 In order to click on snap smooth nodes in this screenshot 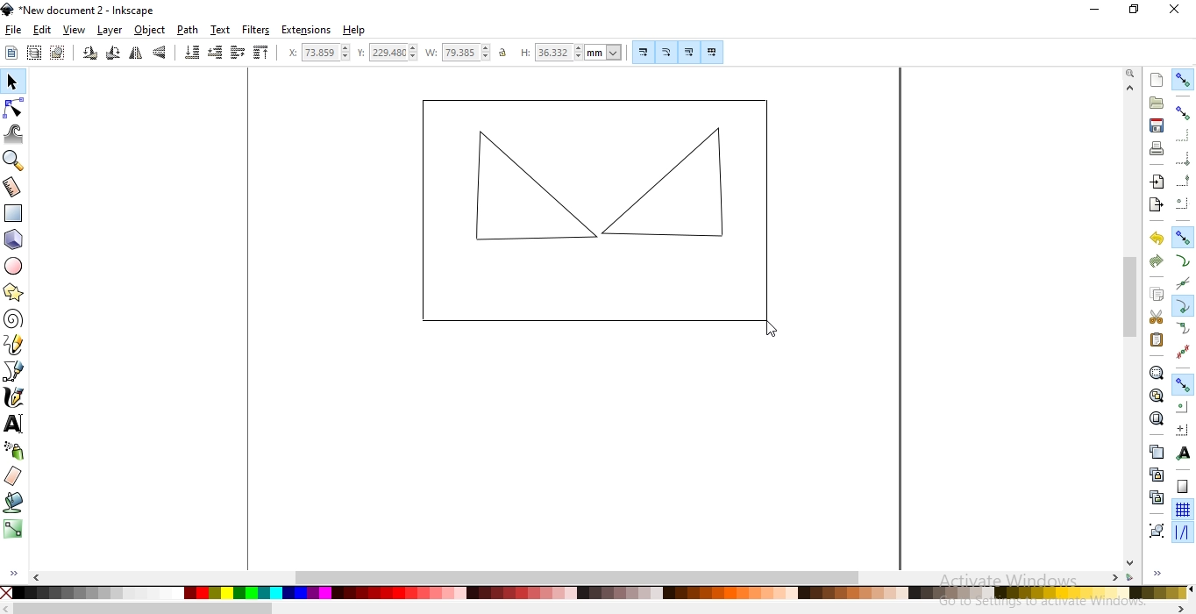, I will do `click(1185, 327)`.